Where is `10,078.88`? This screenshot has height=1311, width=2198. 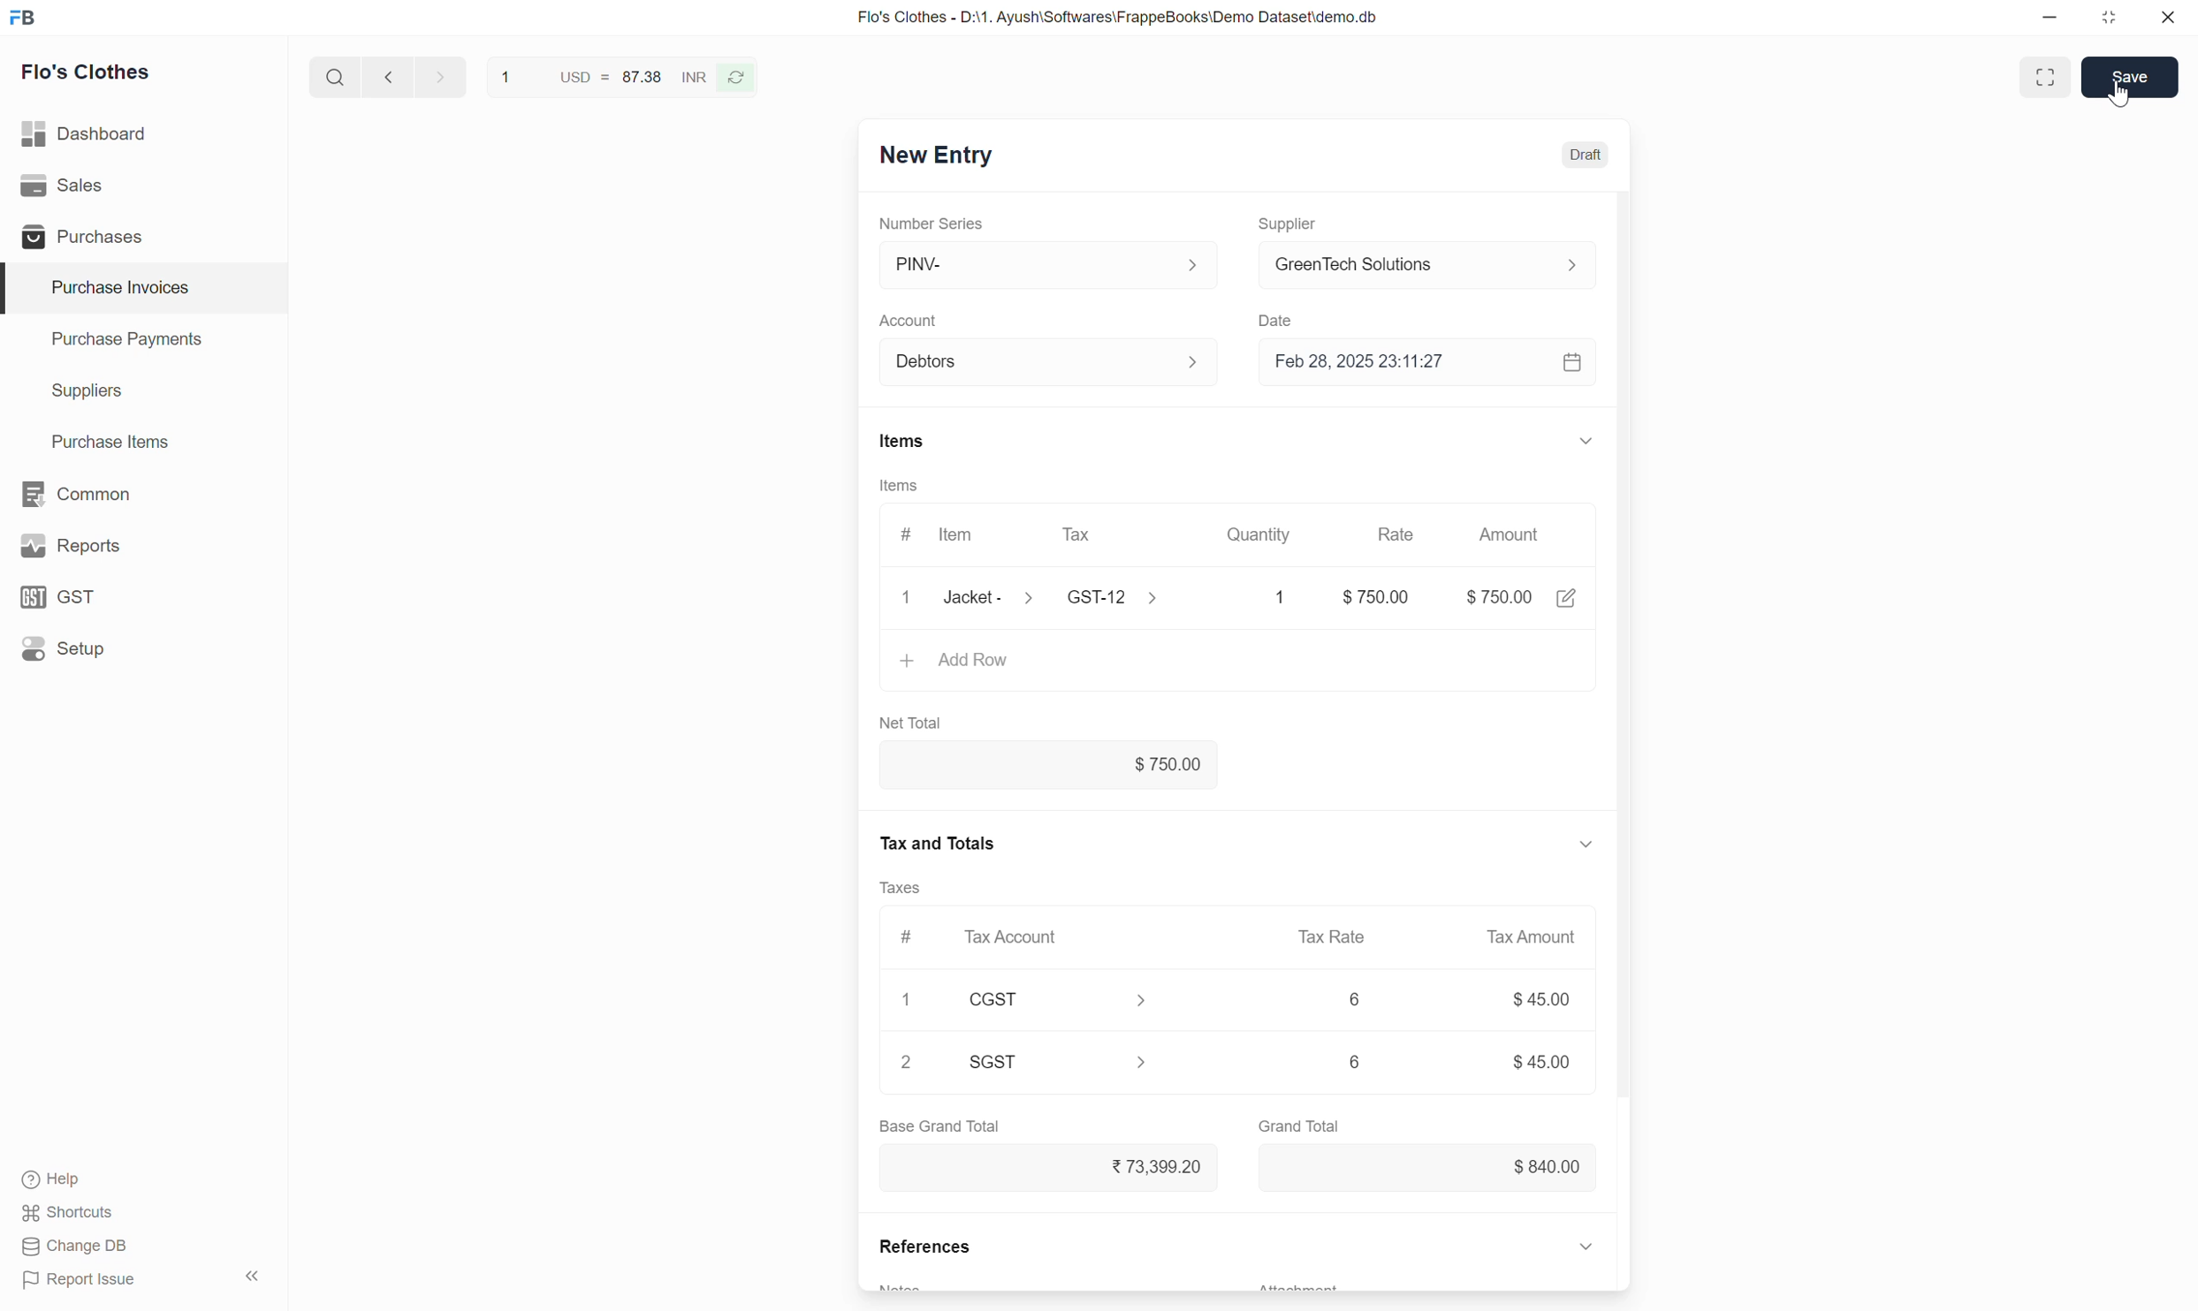
10,078.88 is located at coordinates (1049, 1167).